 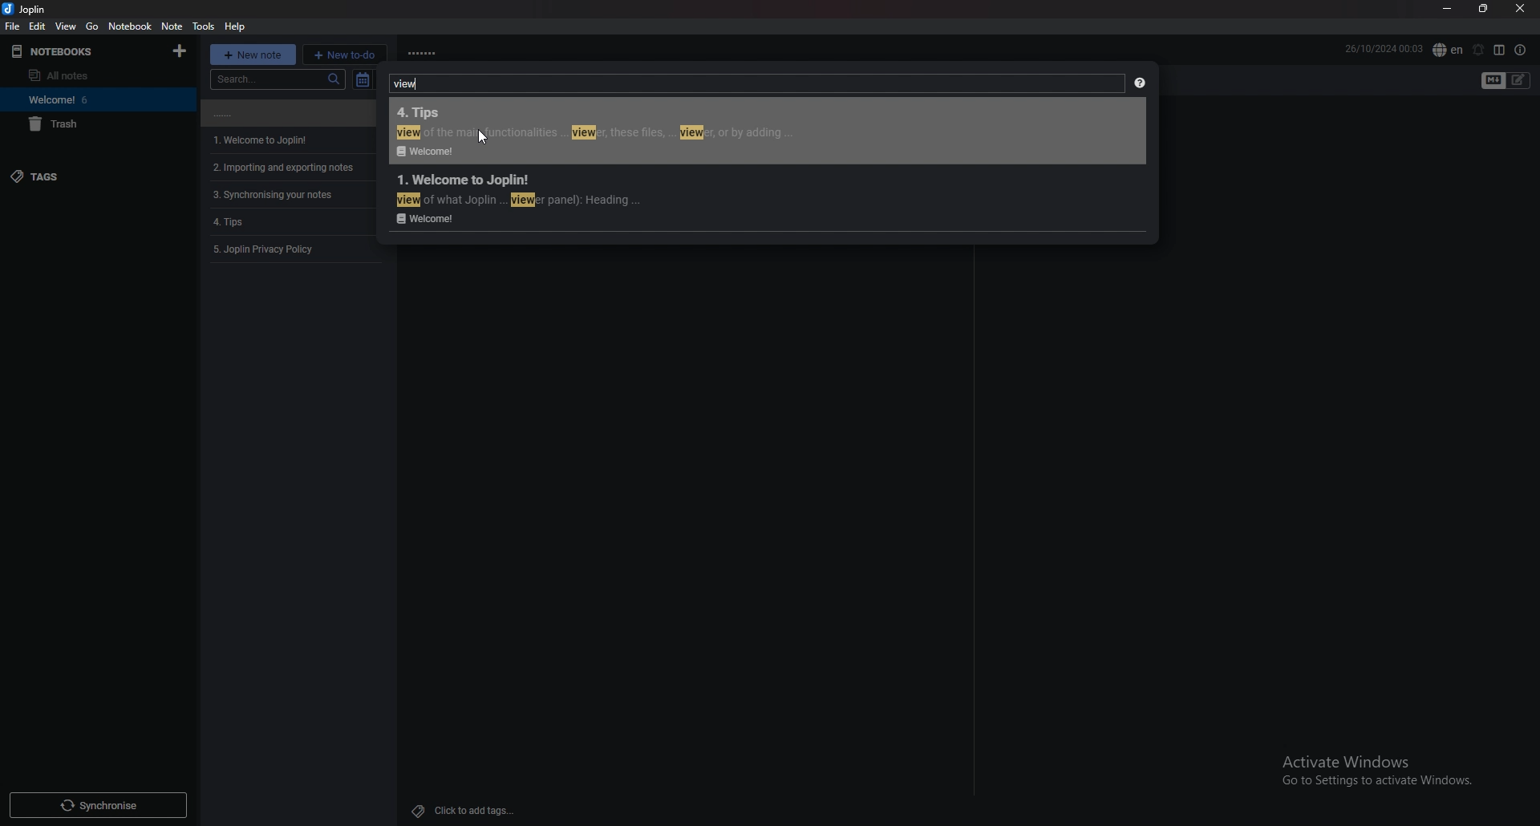 I want to click on minimize, so click(x=1449, y=9).